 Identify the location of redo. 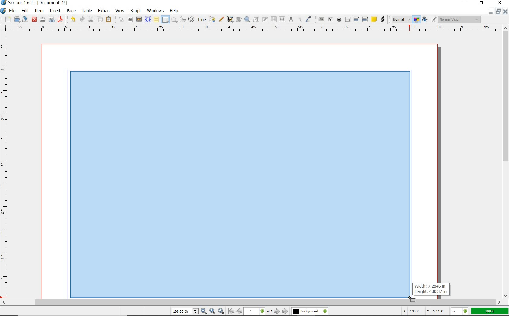
(83, 19).